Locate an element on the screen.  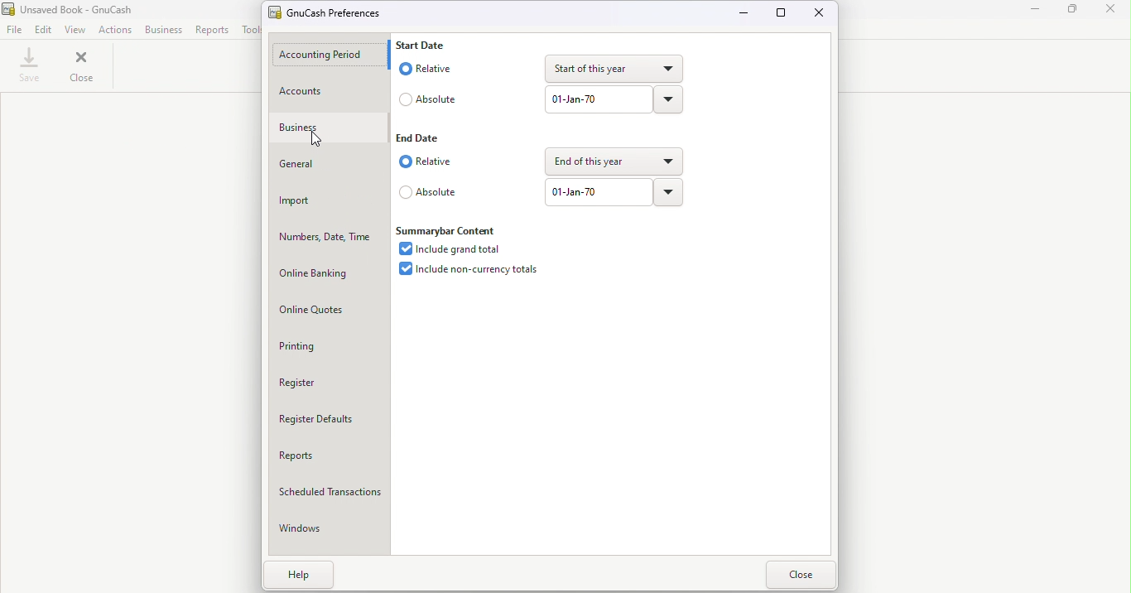
Tools is located at coordinates (249, 30).